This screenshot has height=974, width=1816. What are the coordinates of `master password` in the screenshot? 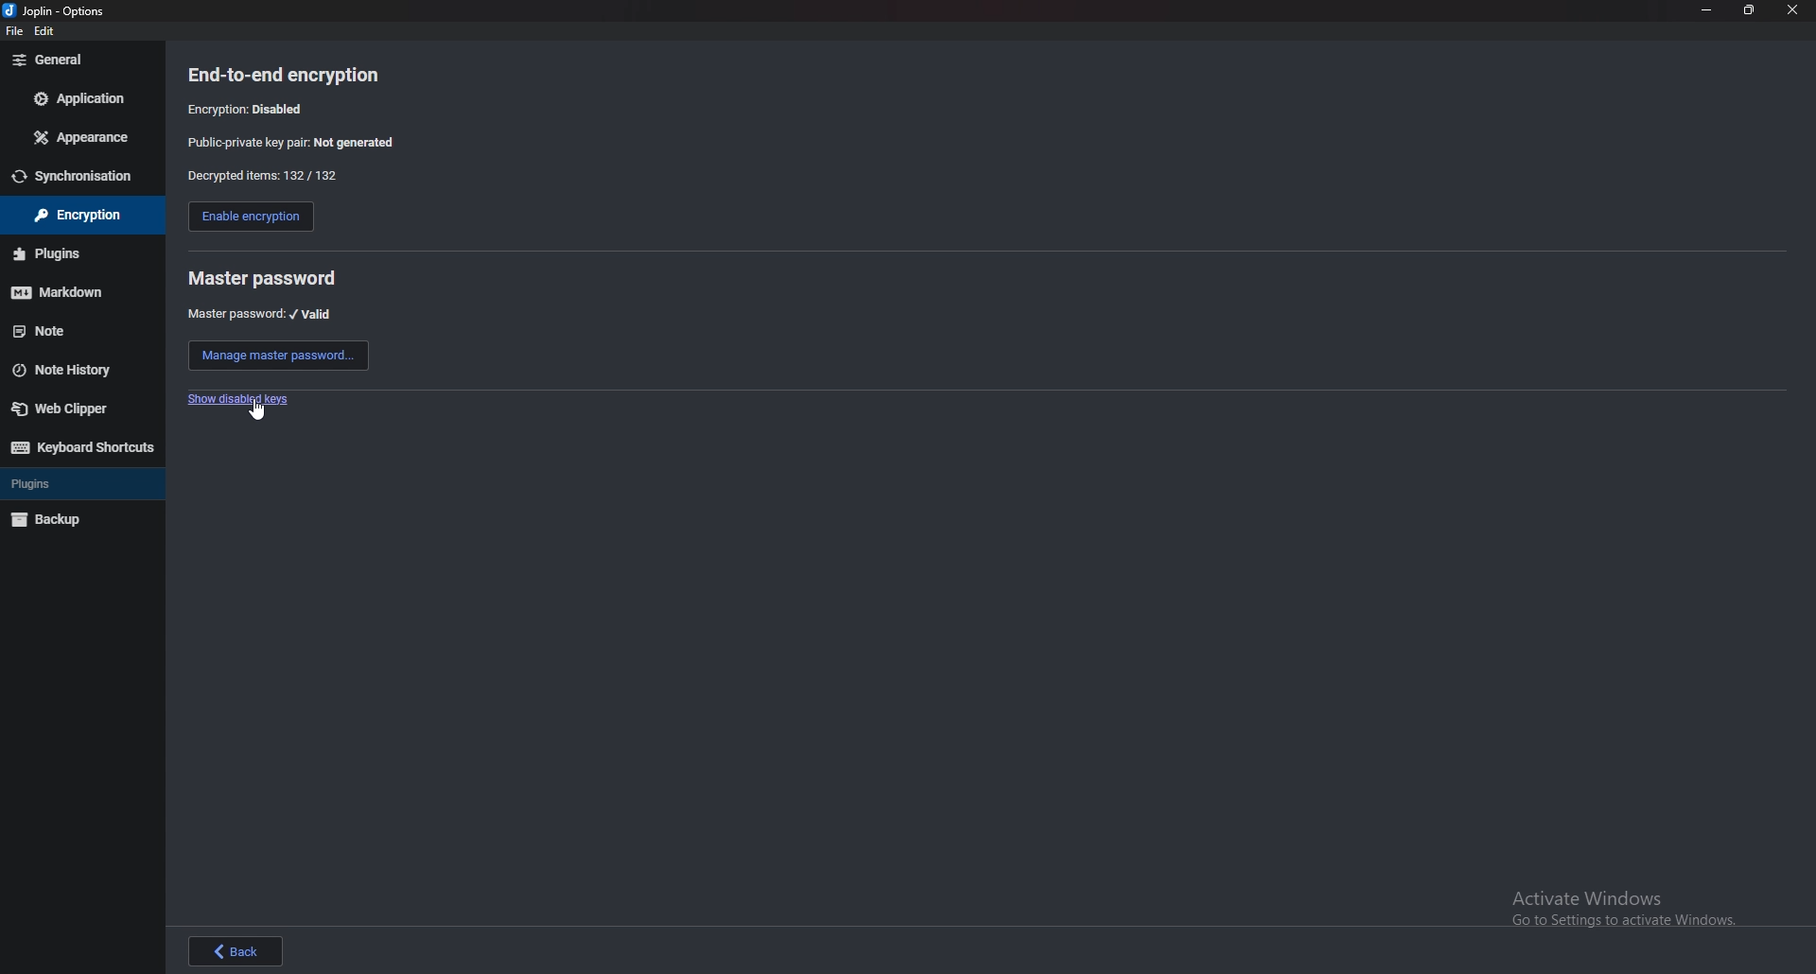 It's located at (267, 279).